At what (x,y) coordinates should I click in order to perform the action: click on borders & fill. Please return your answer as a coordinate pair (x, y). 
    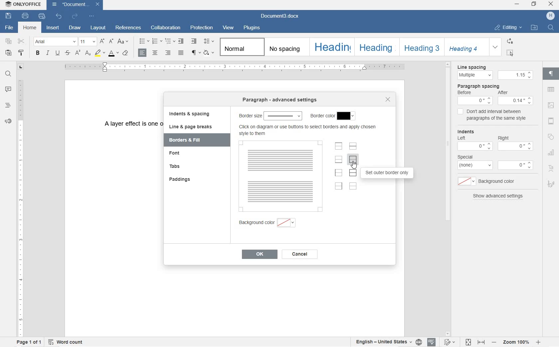
    Looking at the image, I should click on (194, 140).